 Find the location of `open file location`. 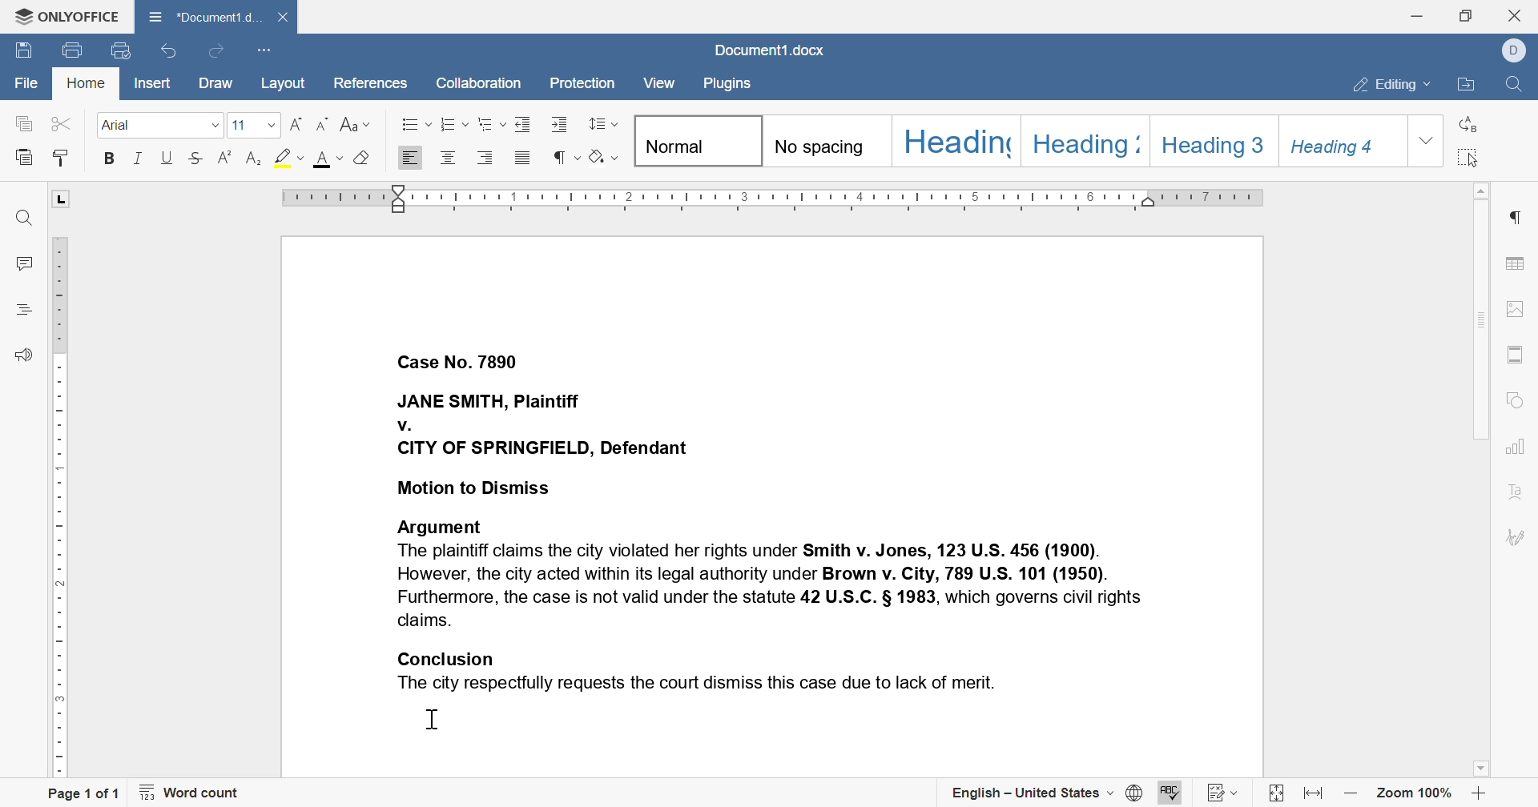

open file location is located at coordinates (1466, 87).